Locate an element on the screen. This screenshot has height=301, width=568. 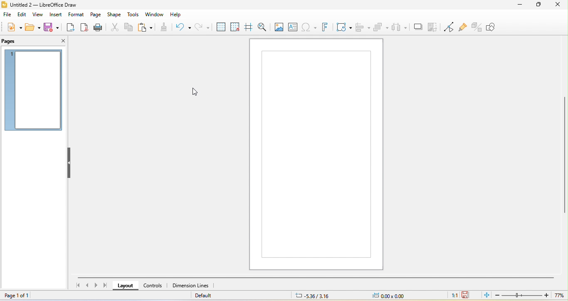
default is located at coordinates (208, 296).